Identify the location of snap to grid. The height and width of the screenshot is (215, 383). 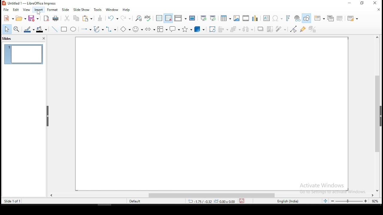
(168, 18).